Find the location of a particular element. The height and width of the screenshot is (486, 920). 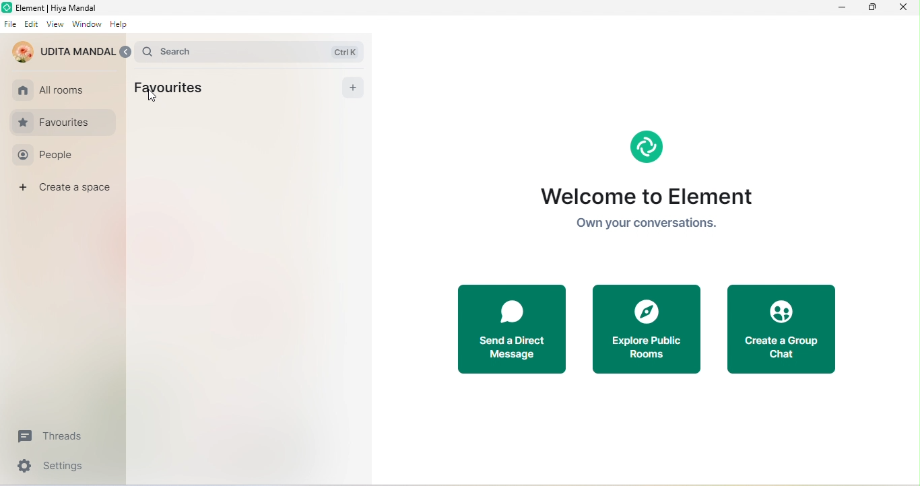

cursor is located at coordinates (150, 98).